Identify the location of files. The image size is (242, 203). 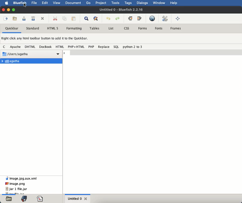
(9, 199).